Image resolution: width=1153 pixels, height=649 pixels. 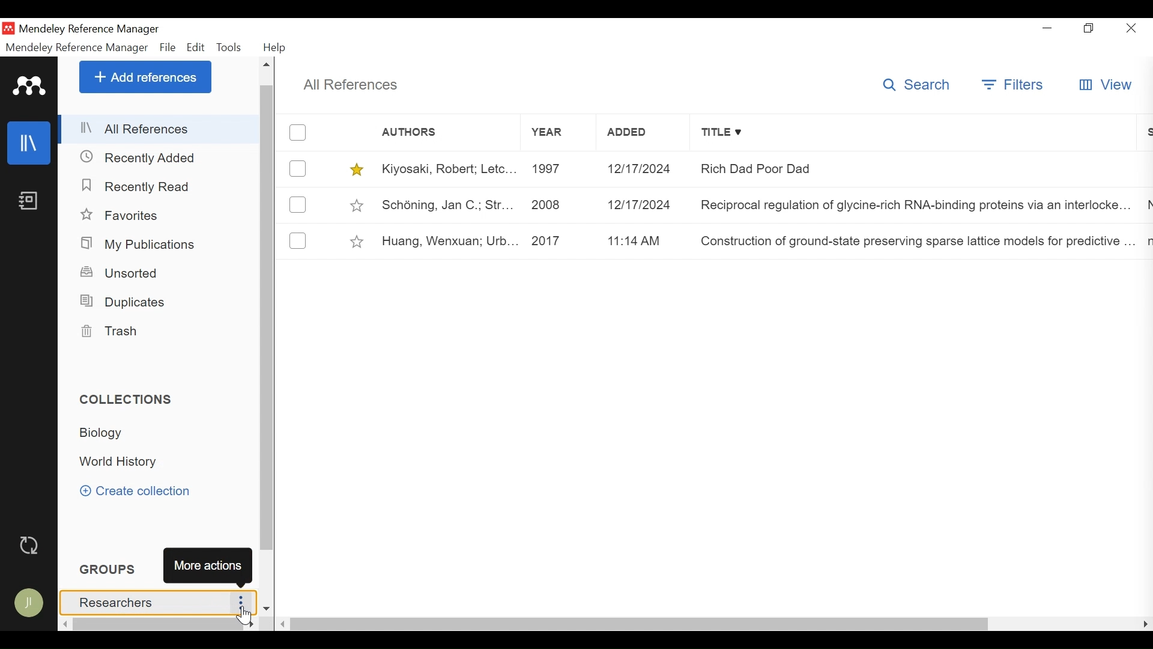 What do you see at coordinates (124, 302) in the screenshot?
I see `Duplicates` at bounding box center [124, 302].